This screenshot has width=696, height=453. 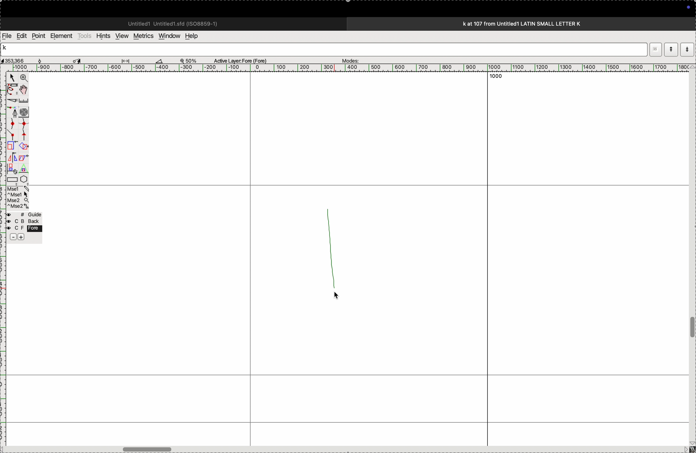 I want to click on pen, so click(x=12, y=89).